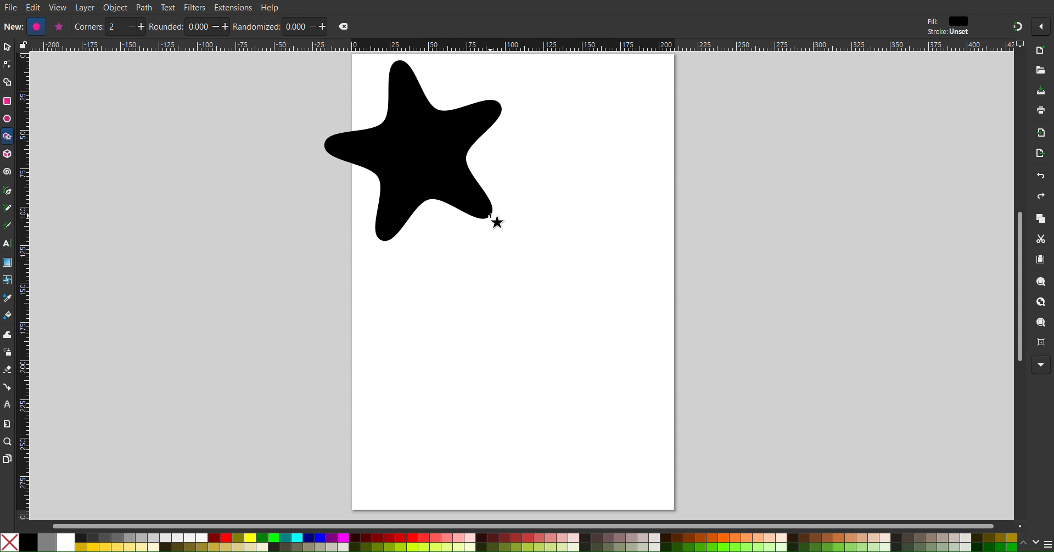  What do you see at coordinates (135, 26) in the screenshot?
I see `increase/decrease` at bounding box center [135, 26].